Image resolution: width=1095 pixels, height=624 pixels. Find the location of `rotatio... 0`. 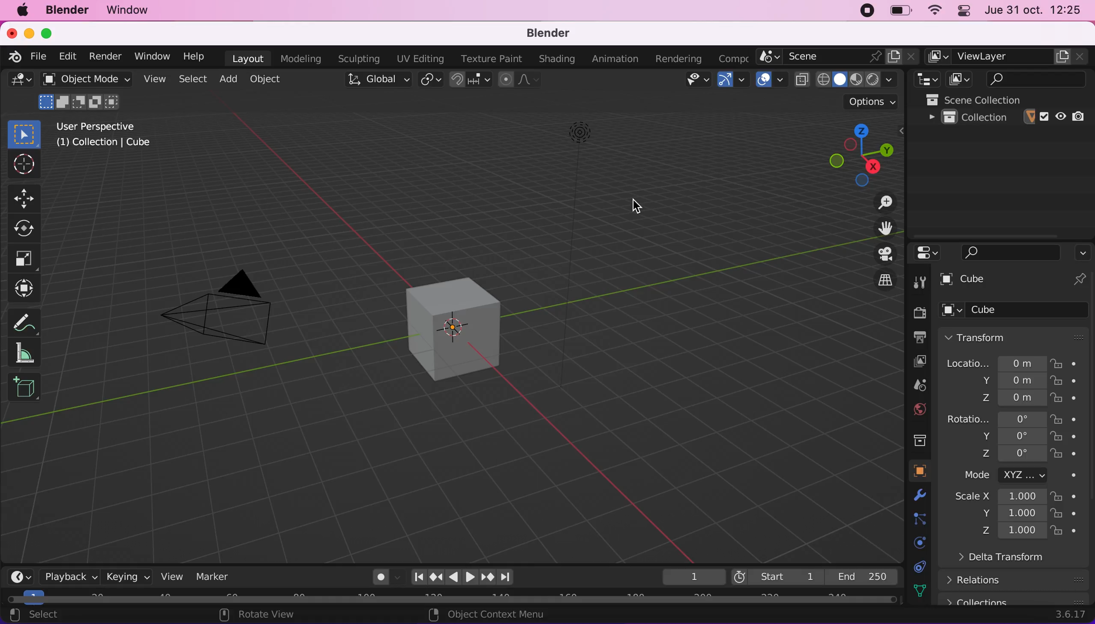

rotatio... 0 is located at coordinates (995, 419).